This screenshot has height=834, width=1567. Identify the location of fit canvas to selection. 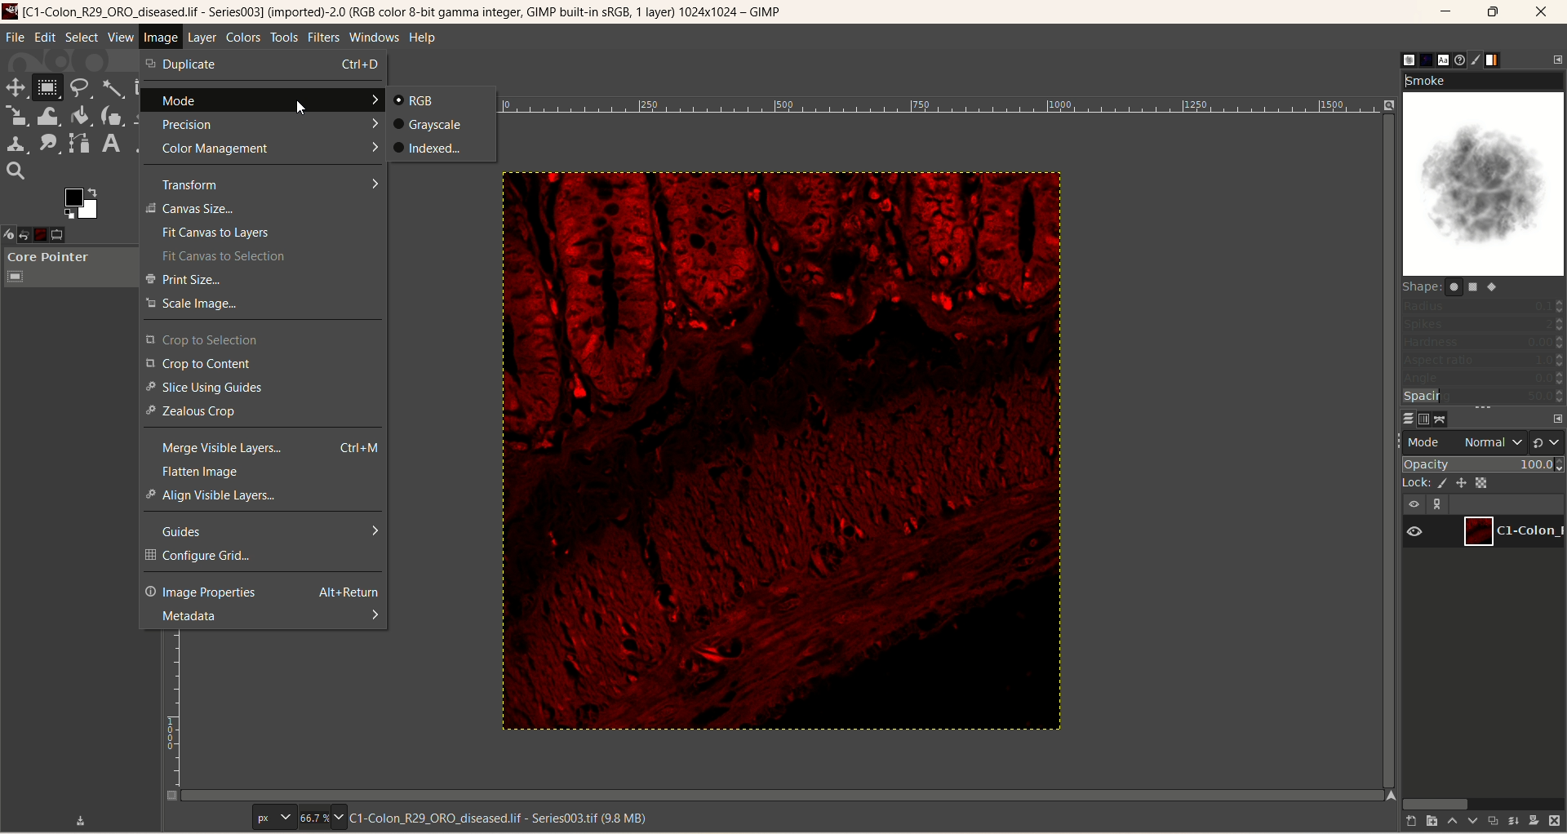
(257, 256).